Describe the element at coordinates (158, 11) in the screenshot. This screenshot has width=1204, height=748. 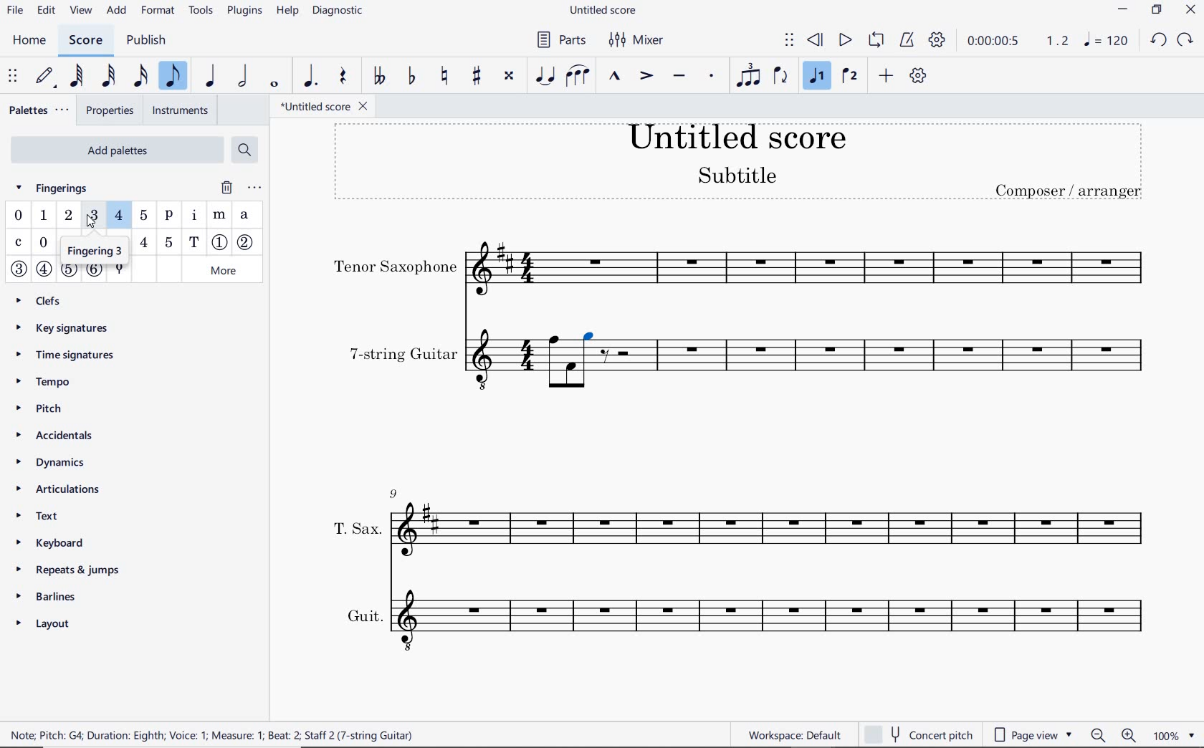
I see `FORMAT` at that location.